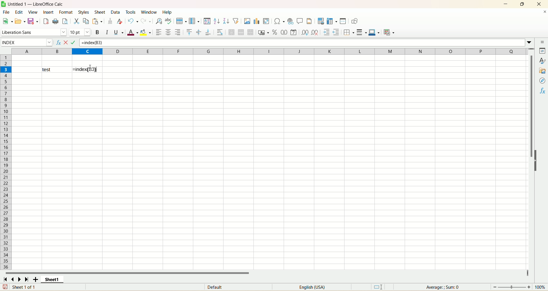 The width and height of the screenshot is (548, 291). Describe the element at coordinates (98, 32) in the screenshot. I see `bold` at that location.